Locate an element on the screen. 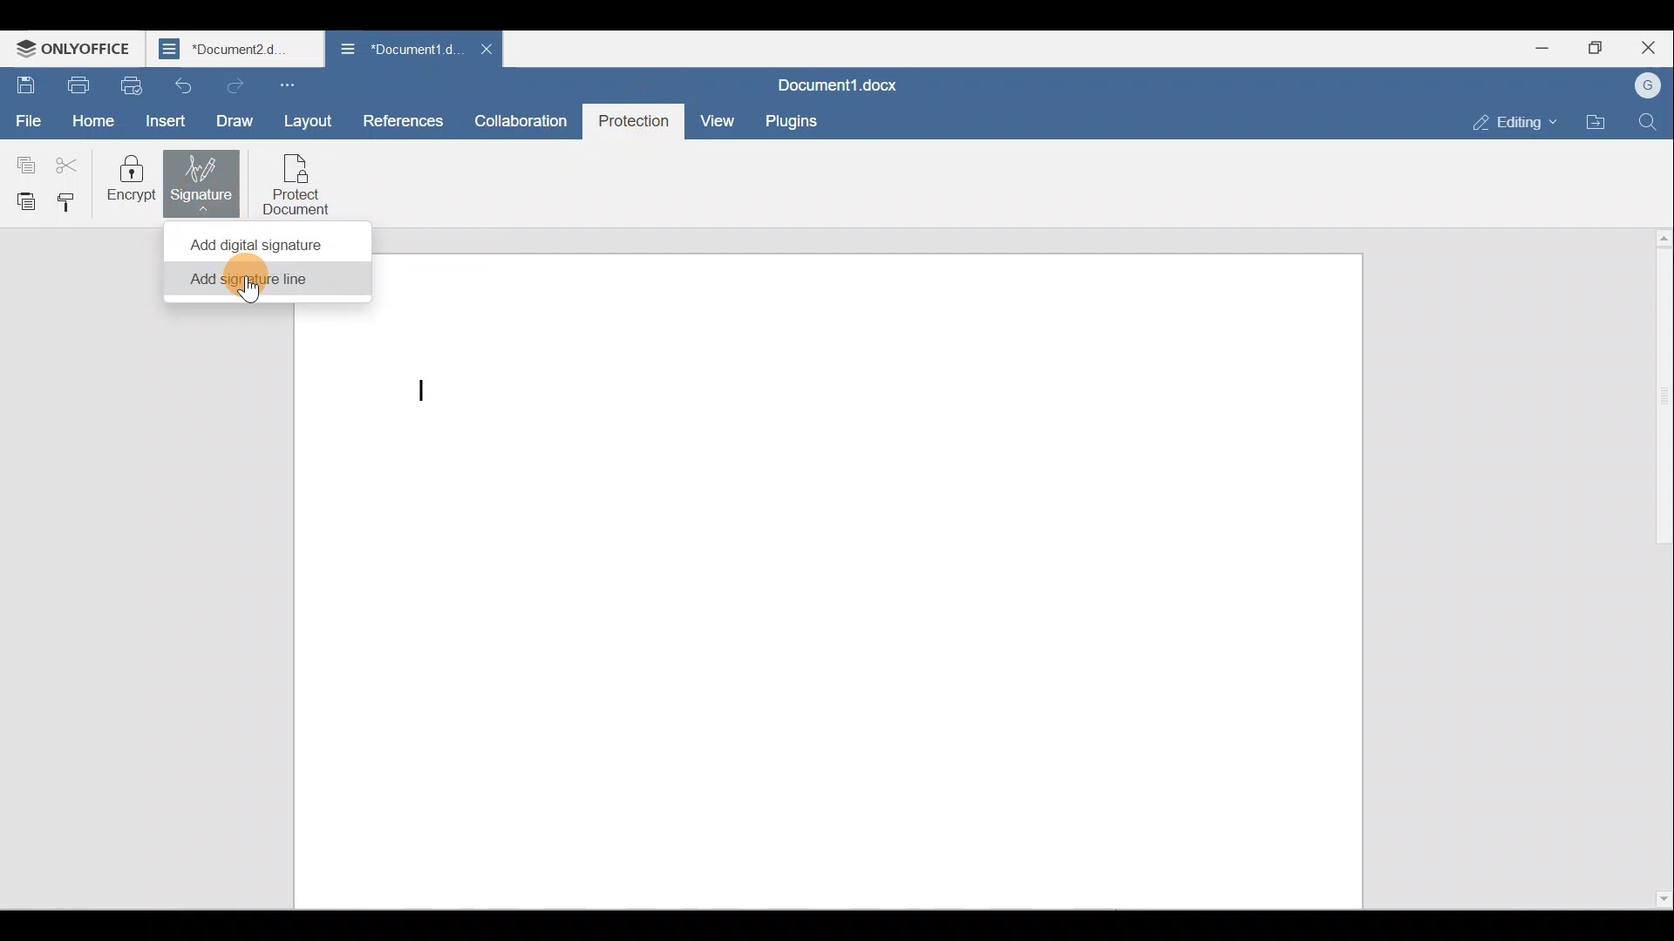 The width and height of the screenshot is (1674, 941). Close is located at coordinates (1648, 49).